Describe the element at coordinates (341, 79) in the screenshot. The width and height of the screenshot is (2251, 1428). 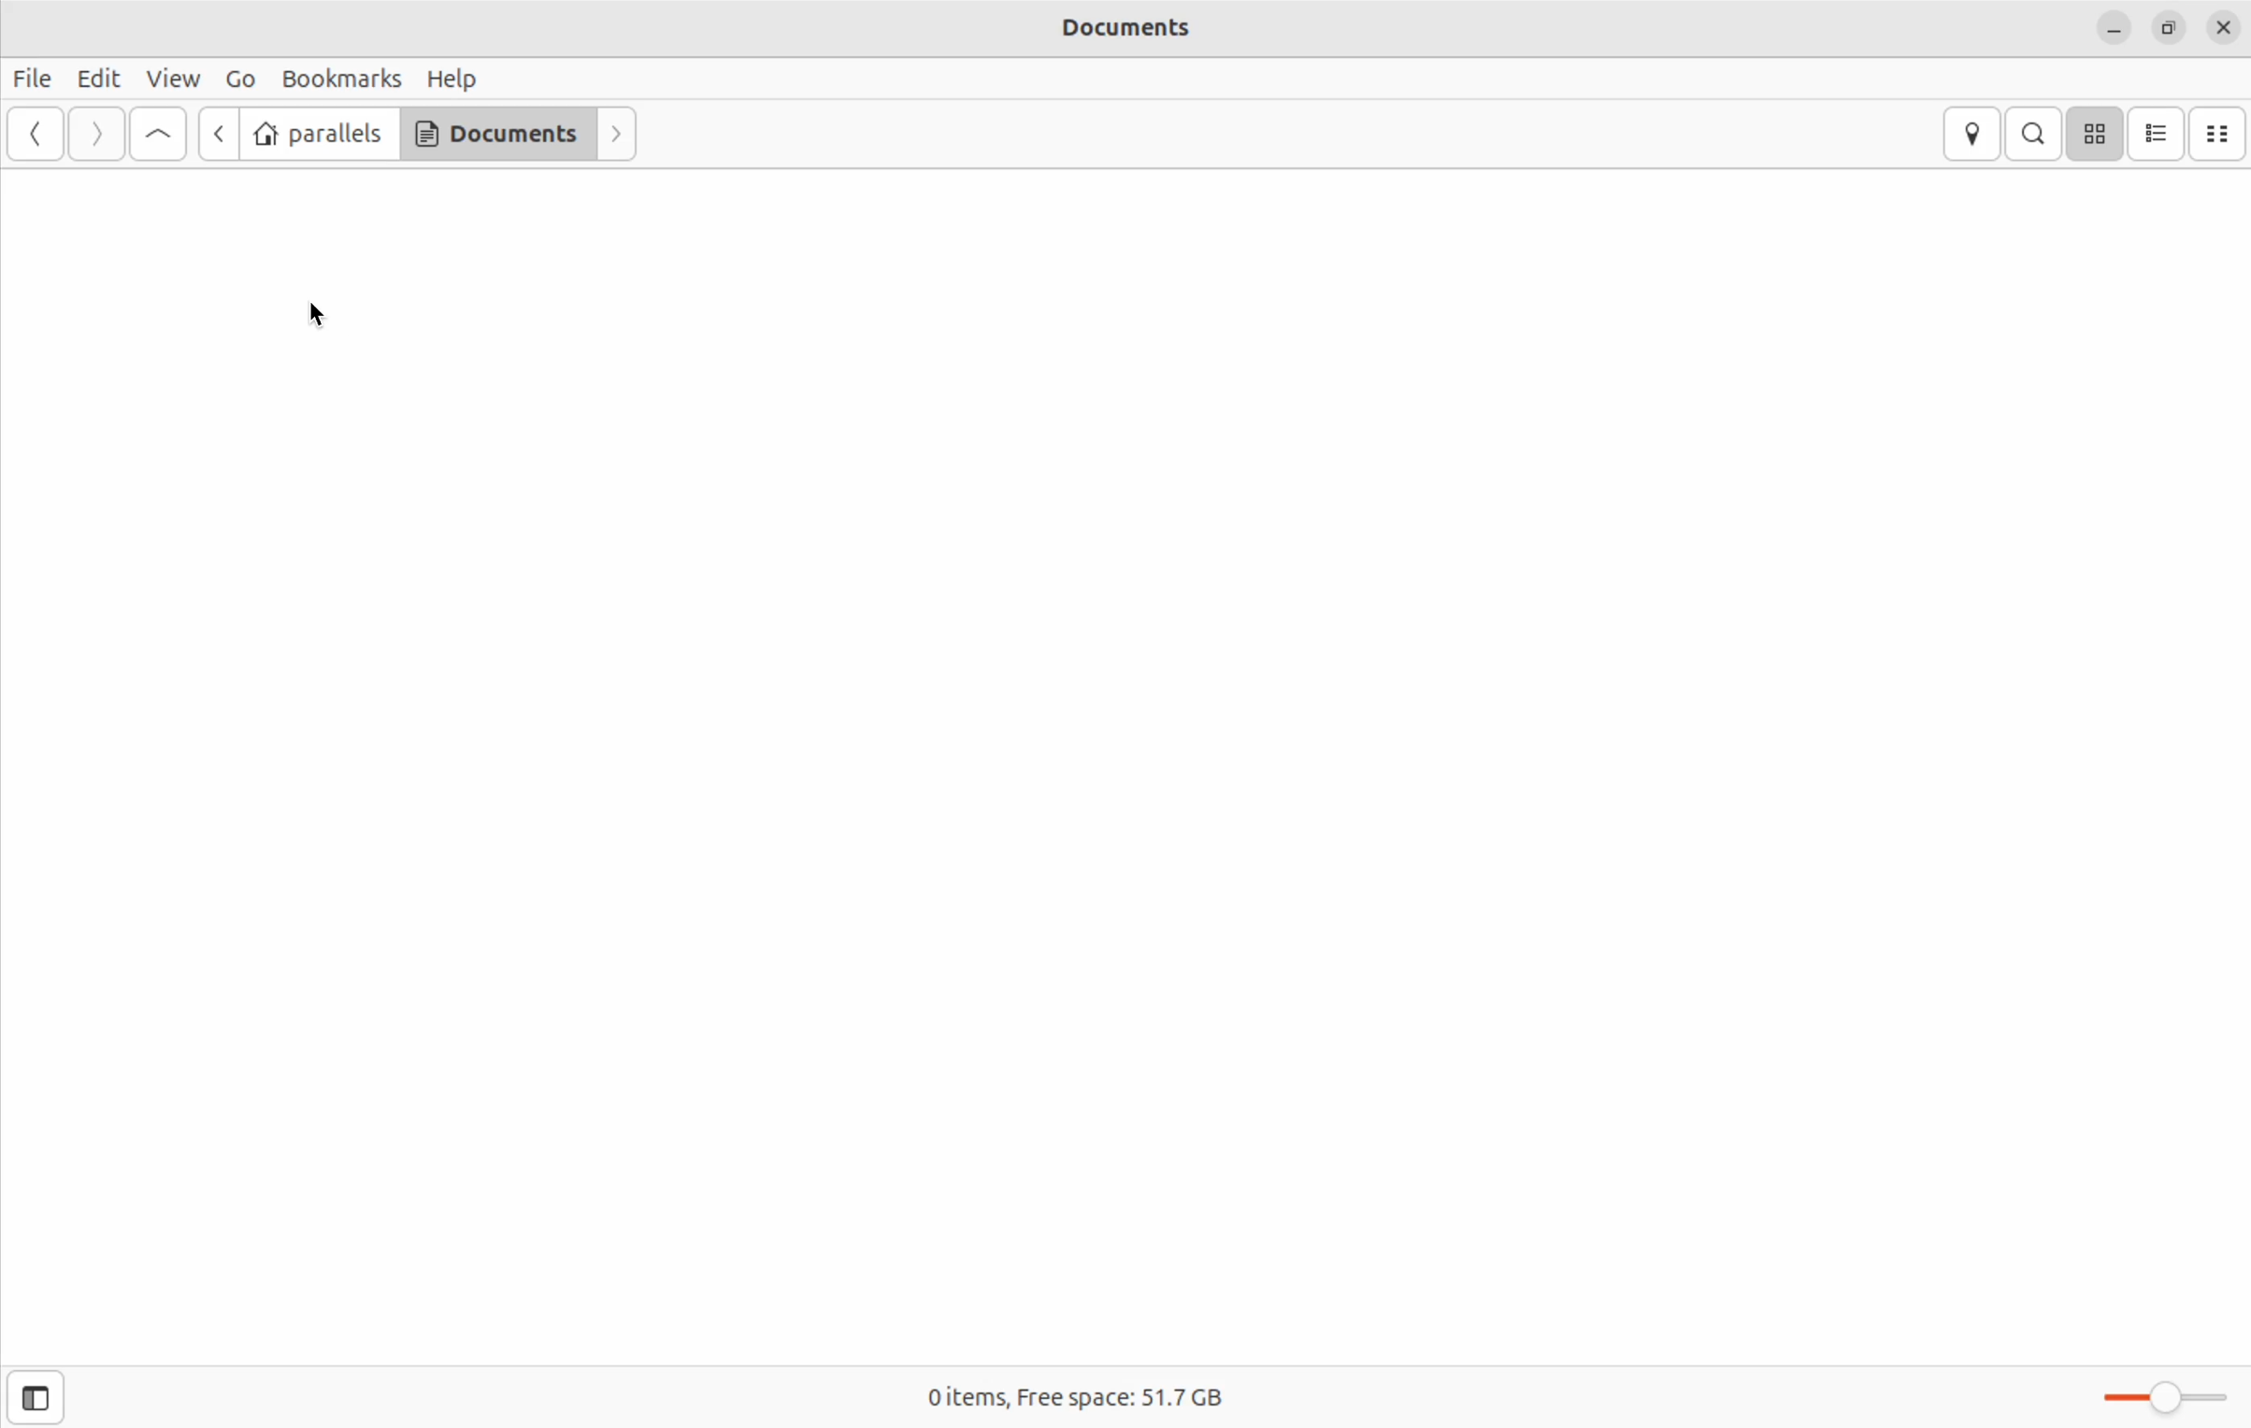
I see `Bookmarks` at that location.